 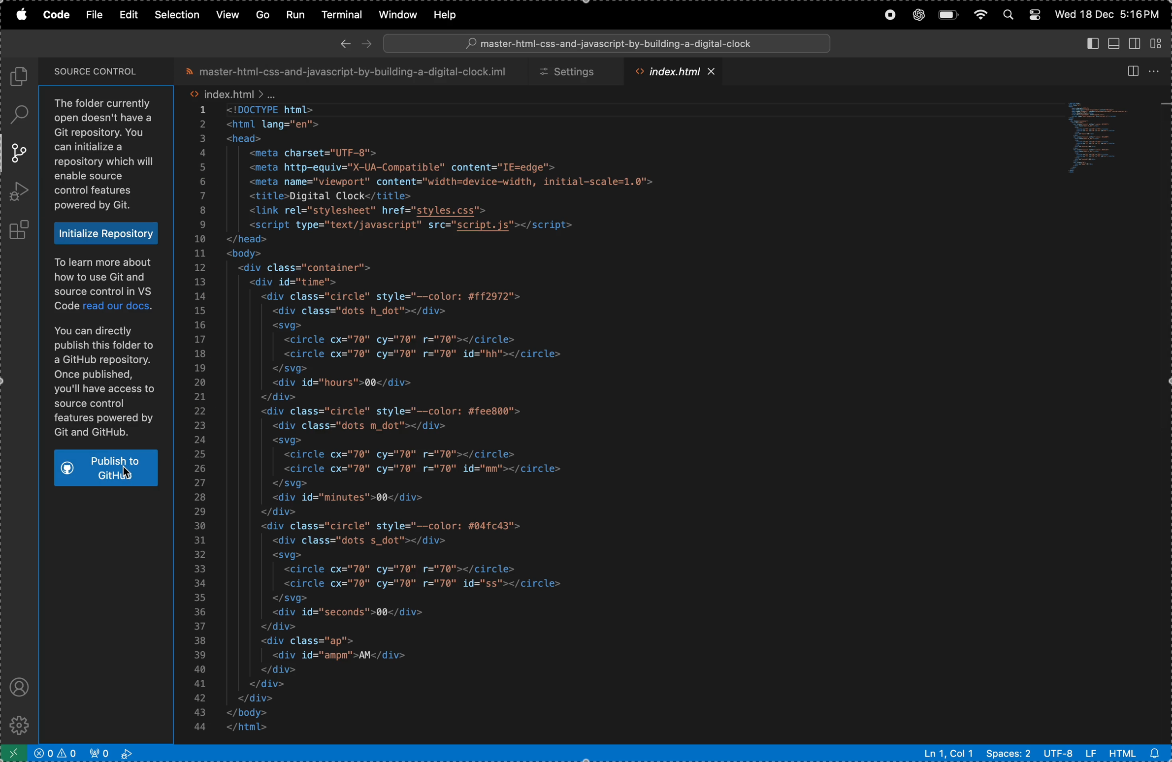 What do you see at coordinates (98, 70) in the screenshot?
I see `source control` at bounding box center [98, 70].